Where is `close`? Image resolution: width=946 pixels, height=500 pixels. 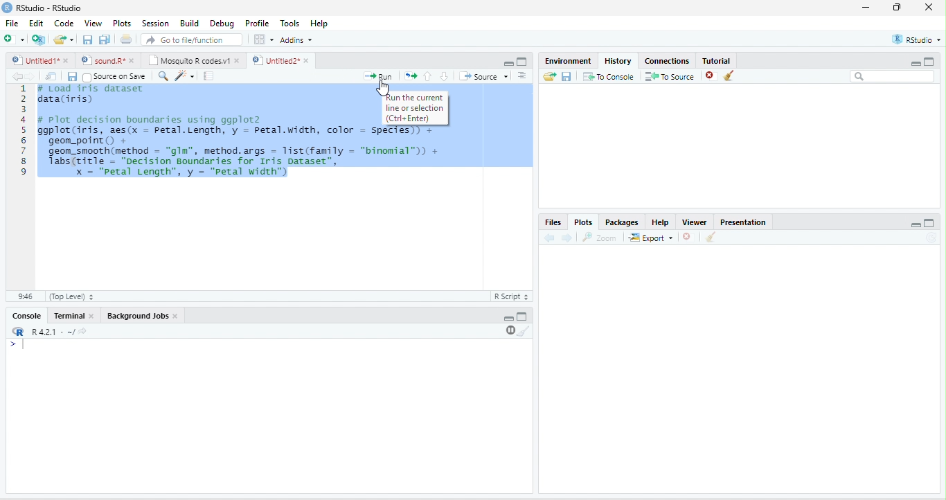
close is located at coordinates (176, 316).